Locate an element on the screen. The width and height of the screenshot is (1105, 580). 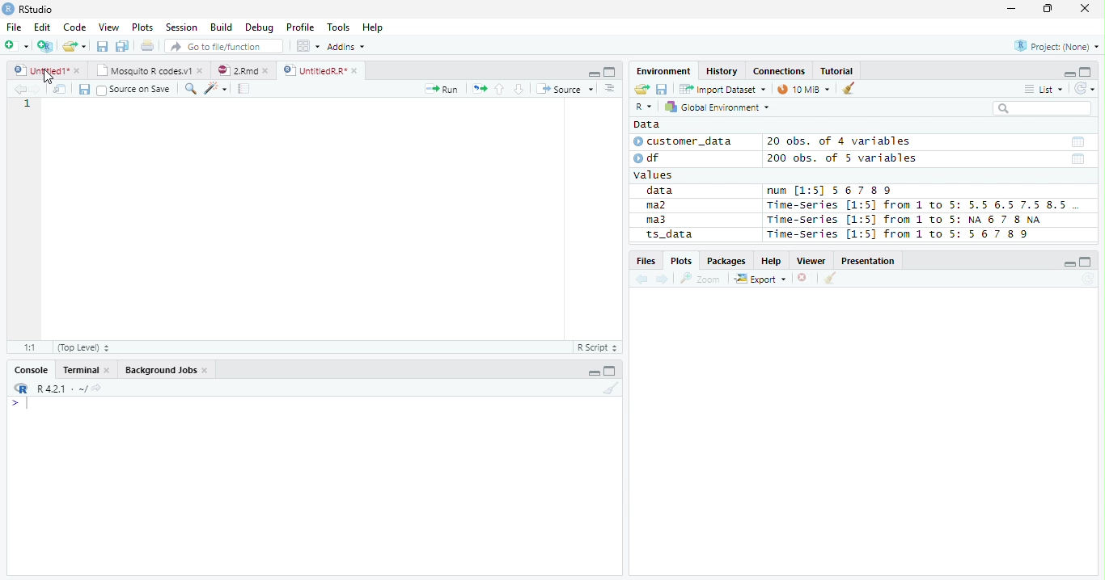
Clean is located at coordinates (831, 278).